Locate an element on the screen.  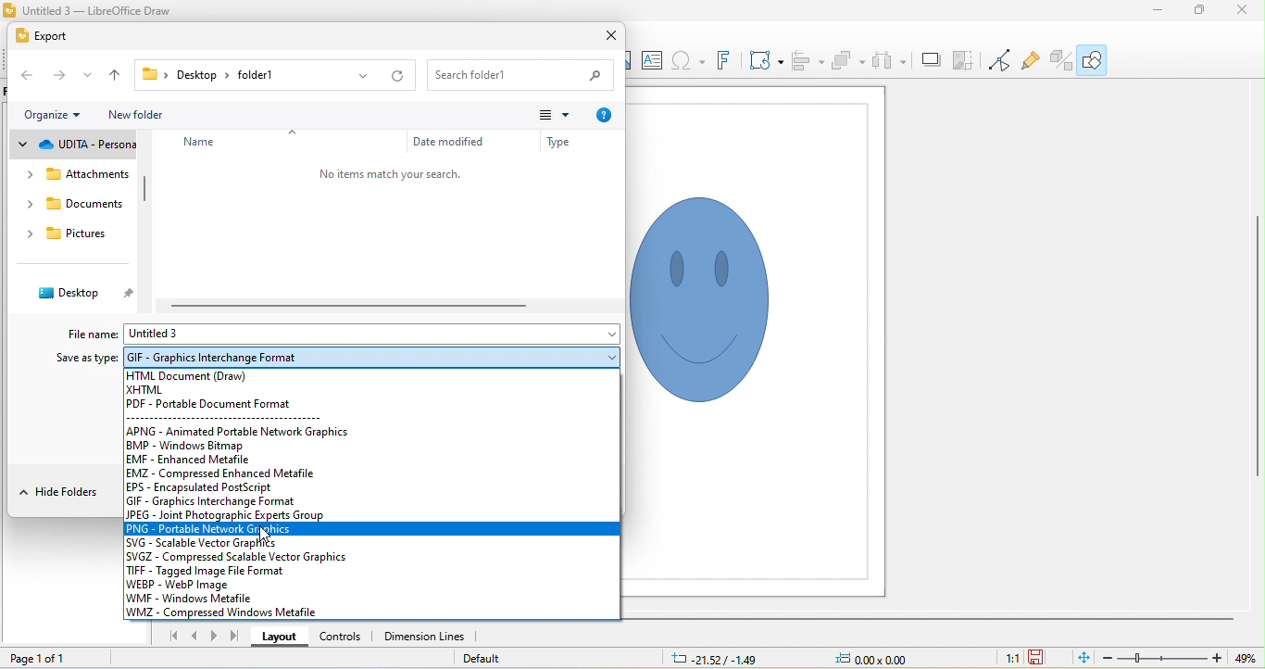
WMZ- compressed windows metafile is located at coordinates (233, 613).